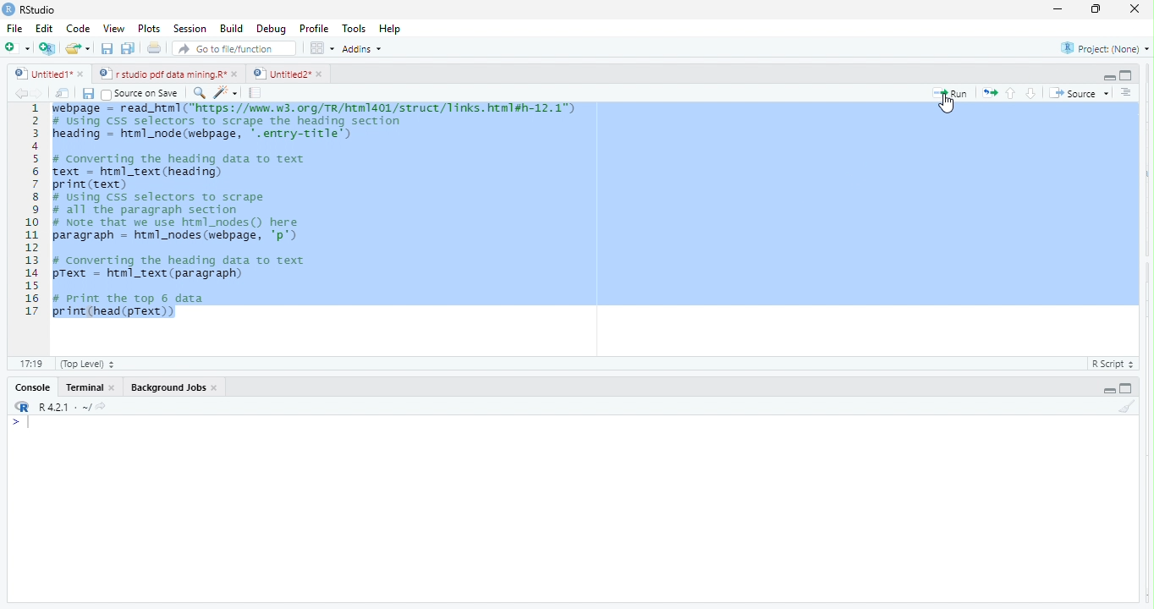 The height and width of the screenshot is (609, 1154). What do you see at coordinates (948, 104) in the screenshot?
I see `cursor movement` at bounding box center [948, 104].